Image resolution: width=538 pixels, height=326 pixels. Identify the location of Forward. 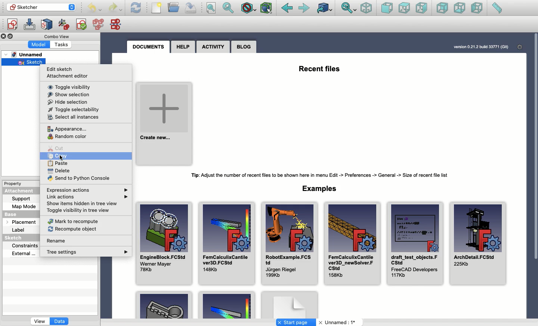
(305, 9).